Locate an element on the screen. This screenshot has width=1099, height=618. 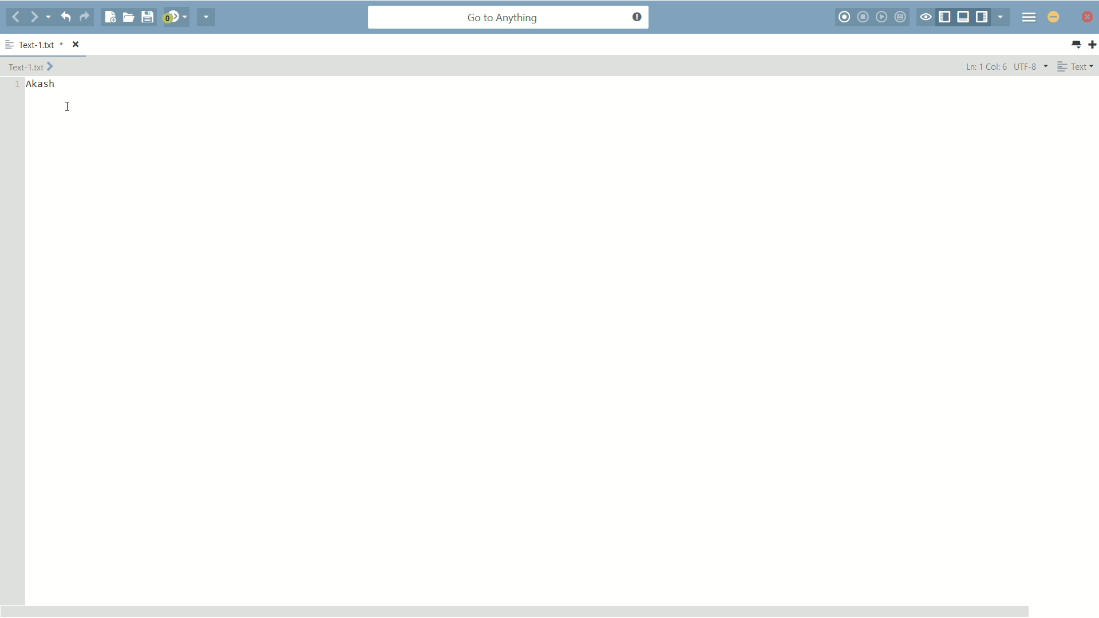
line number is located at coordinates (17, 84).